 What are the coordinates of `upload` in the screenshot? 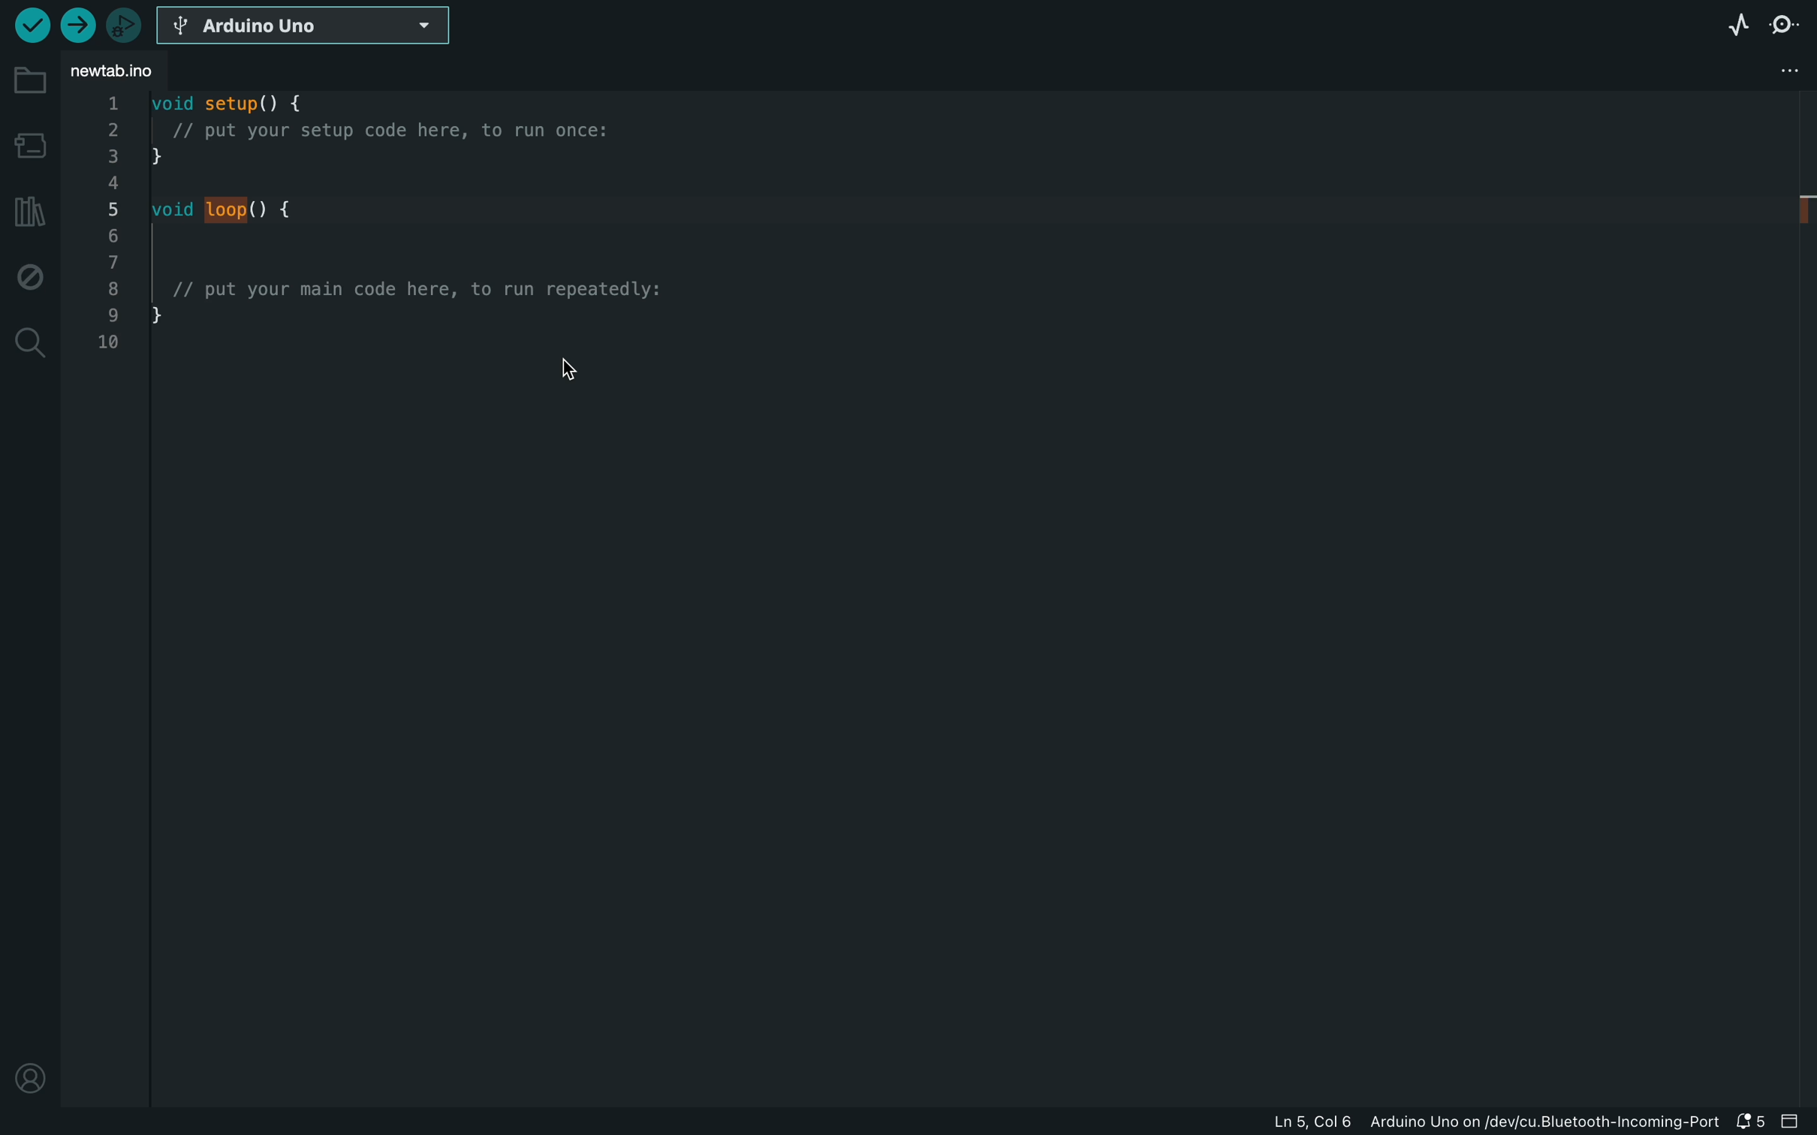 It's located at (74, 25).